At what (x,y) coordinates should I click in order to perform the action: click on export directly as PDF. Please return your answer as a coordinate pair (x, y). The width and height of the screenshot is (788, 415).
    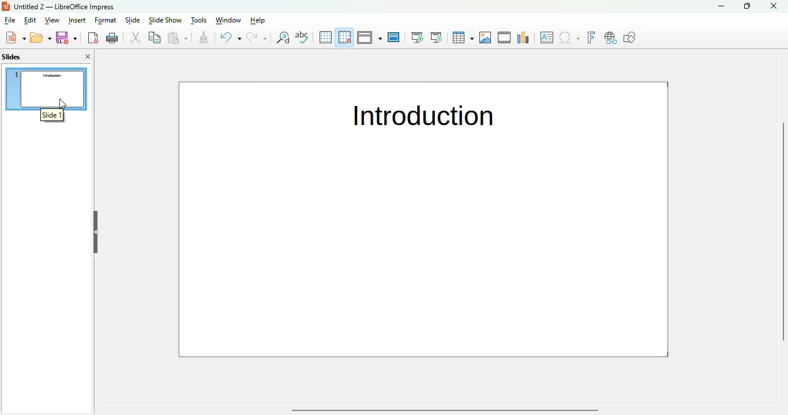
    Looking at the image, I should click on (93, 37).